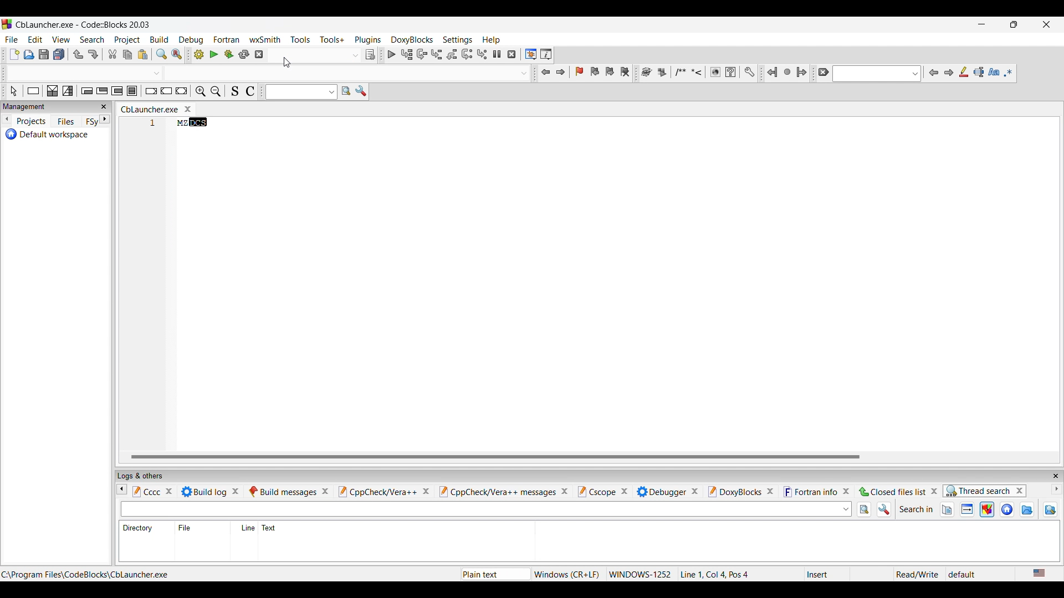 Image resolution: width=1064 pixels, height=598 pixels. I want to click on Find, so click(162, 54).